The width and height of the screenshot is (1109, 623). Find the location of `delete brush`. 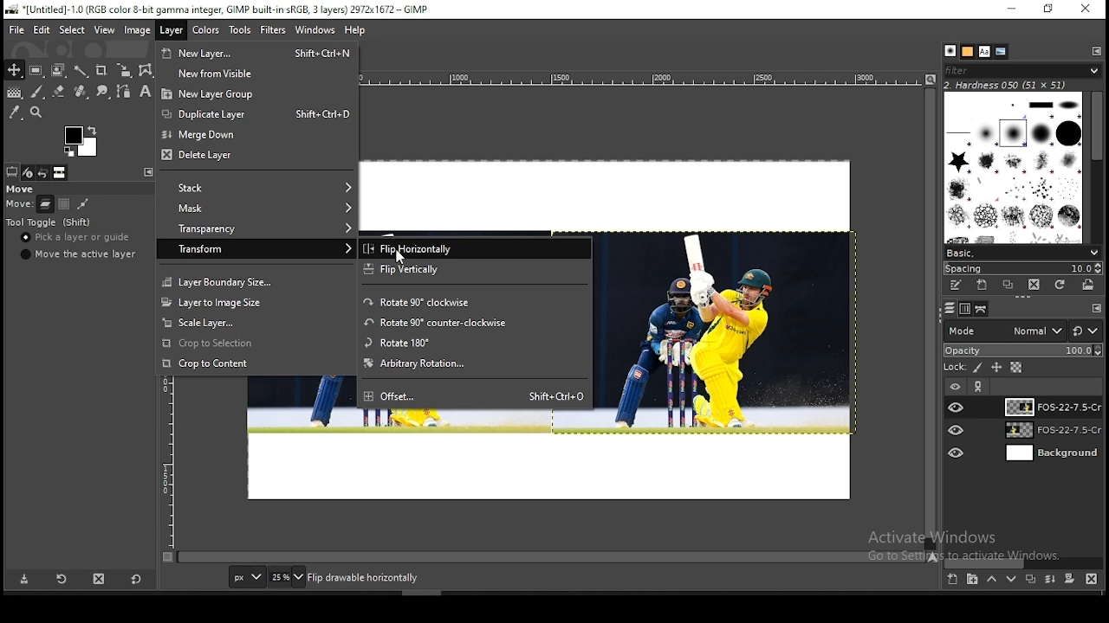

delete brush is located at coordinates (1034, 285).